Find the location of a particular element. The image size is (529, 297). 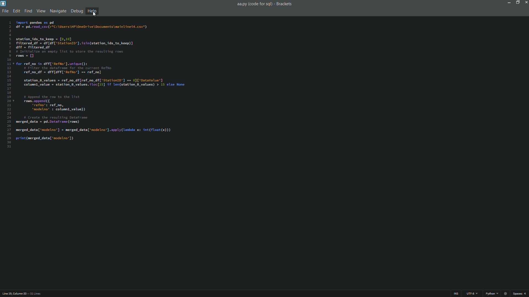

ins is located at coordinates (457, 294).